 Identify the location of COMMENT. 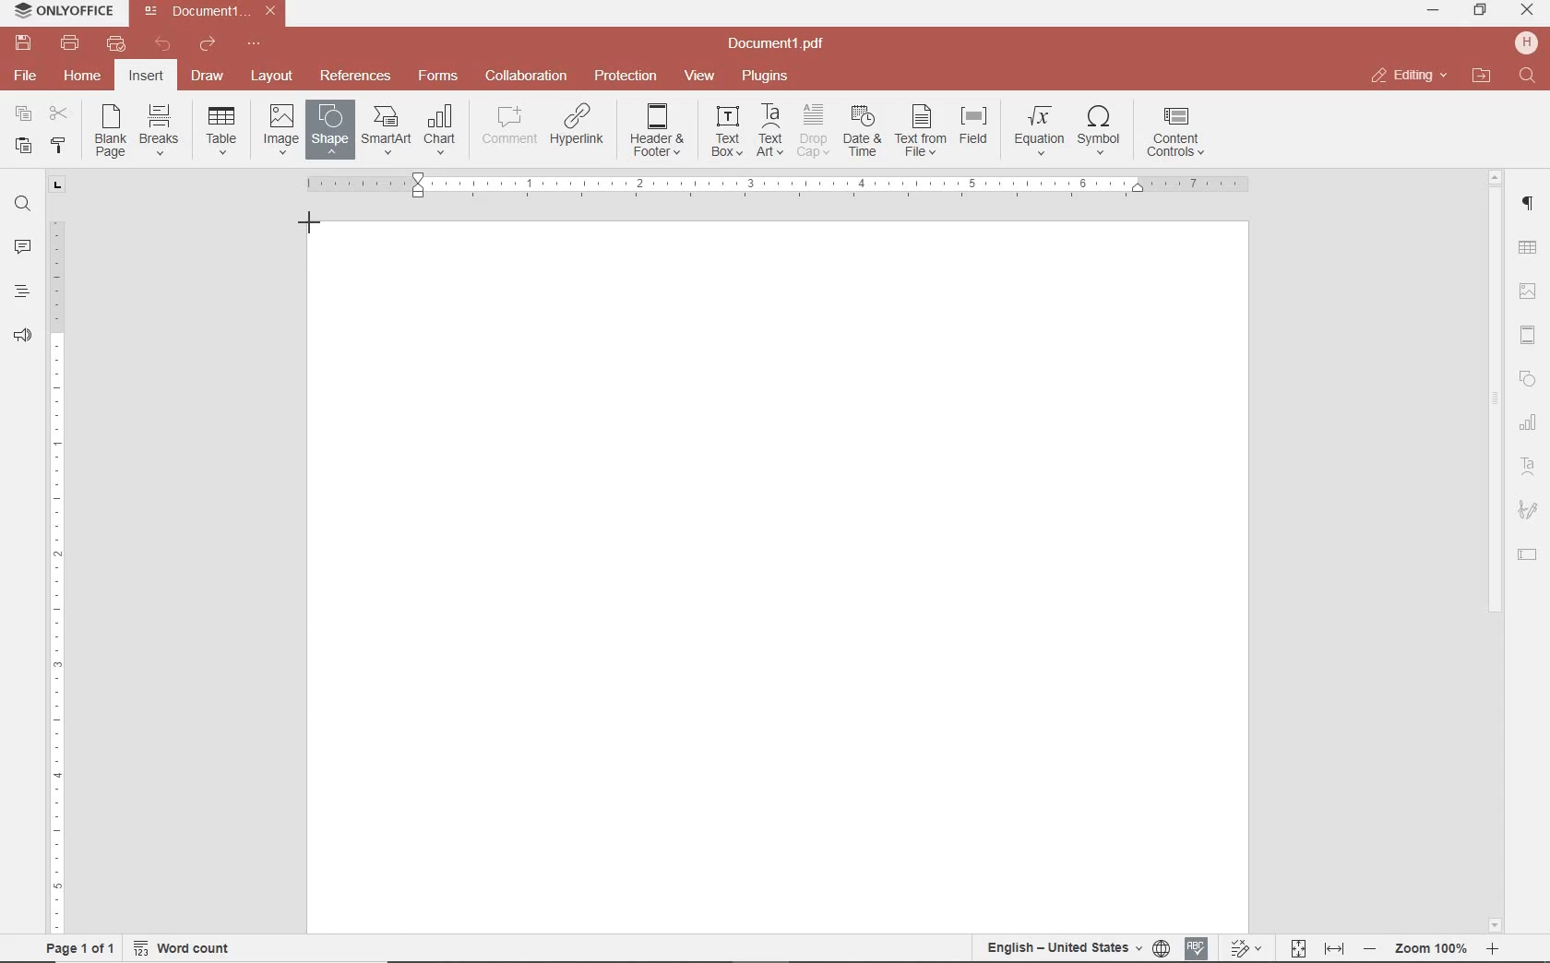
(511, 125).